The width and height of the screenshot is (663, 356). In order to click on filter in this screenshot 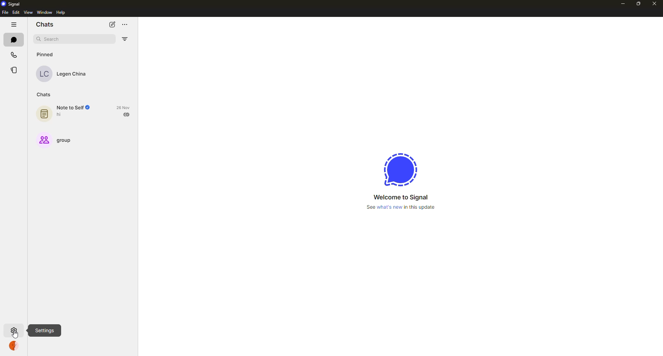, I will do `click(123, 39)`.